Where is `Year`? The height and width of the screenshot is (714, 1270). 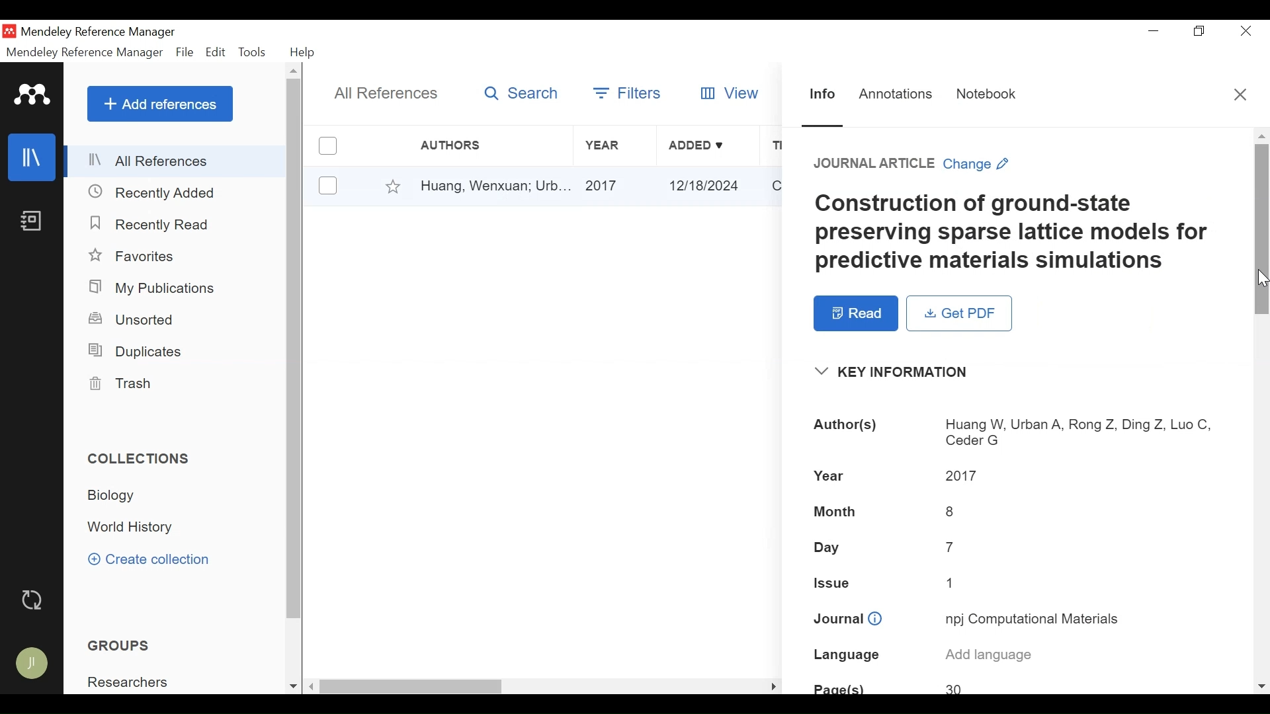 Year is located at coordinates (828, 475).